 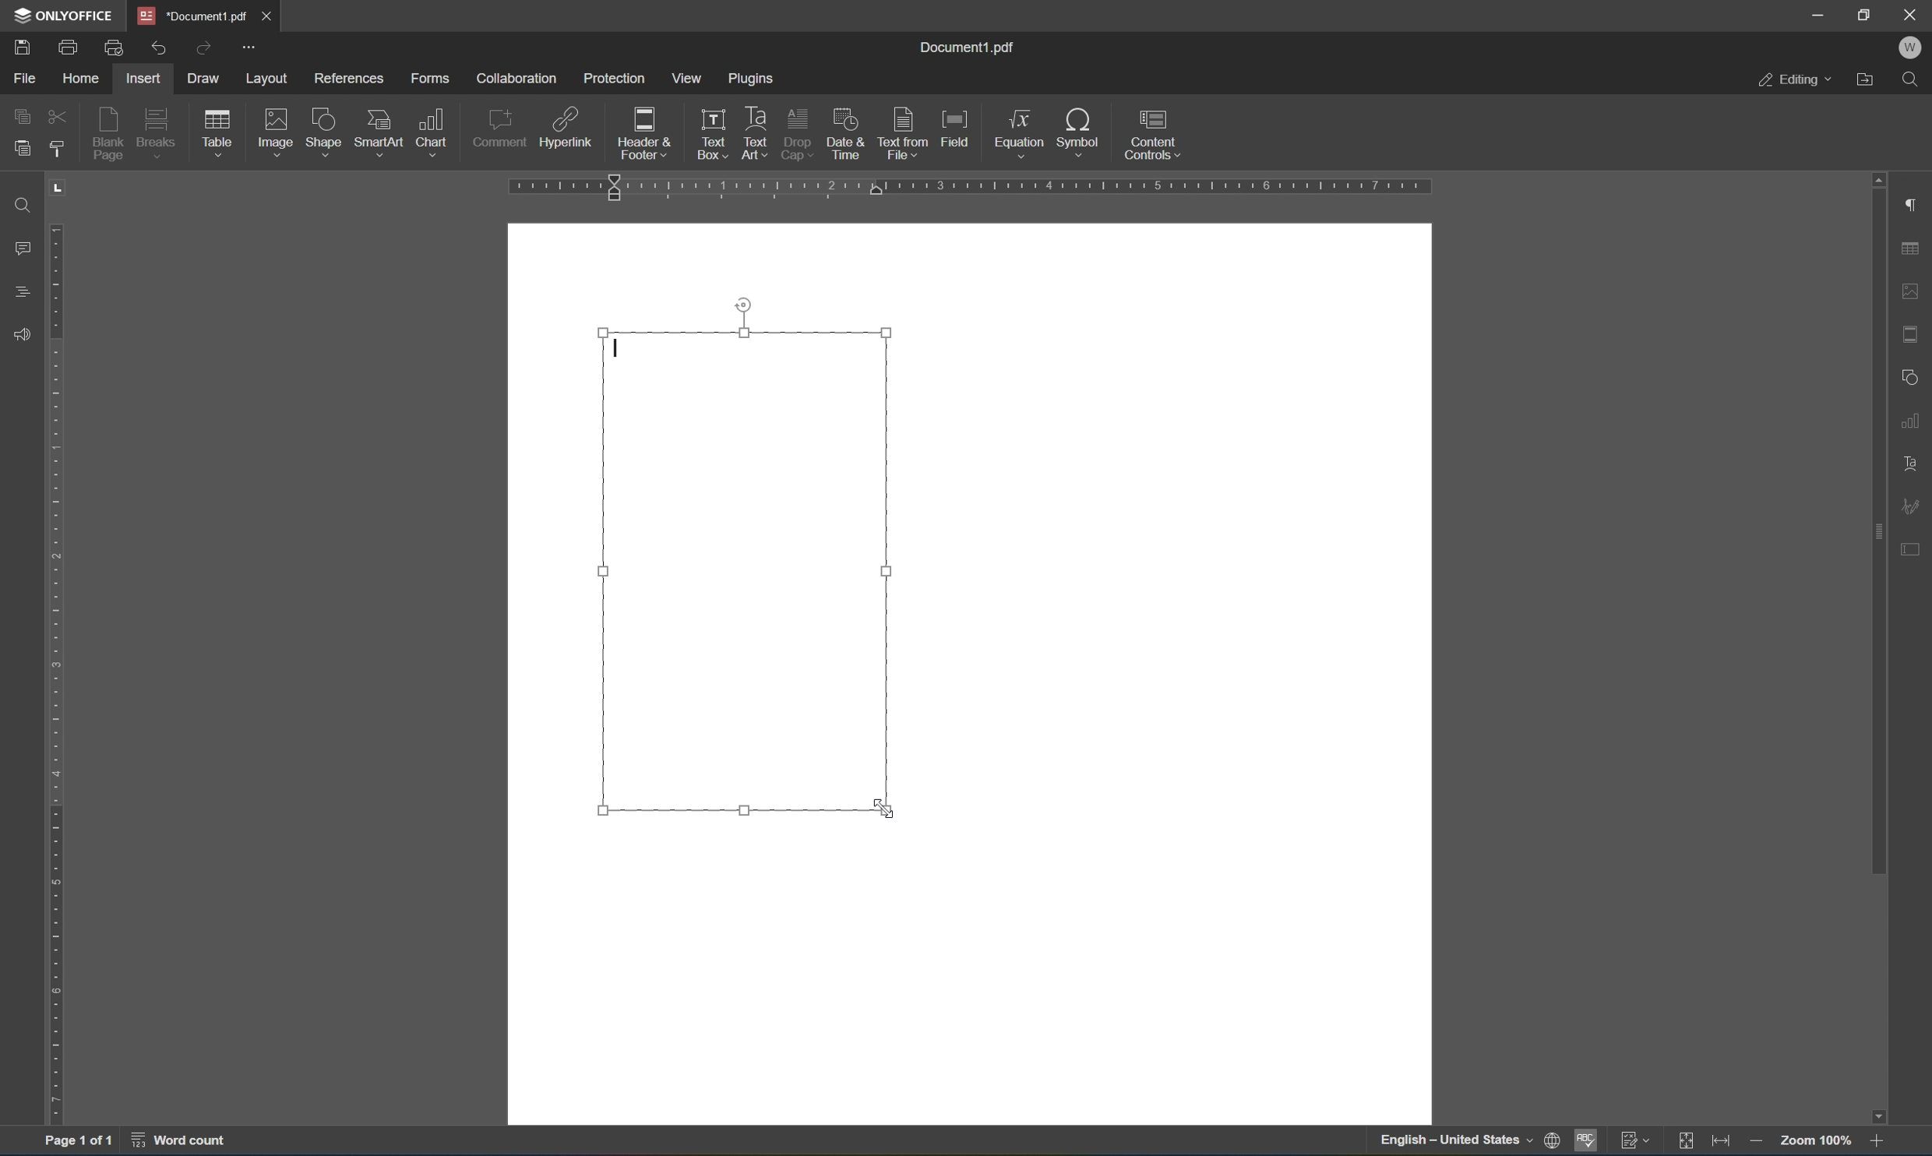 I want to click on Paragraph settings, so click(x=1915, y=203).